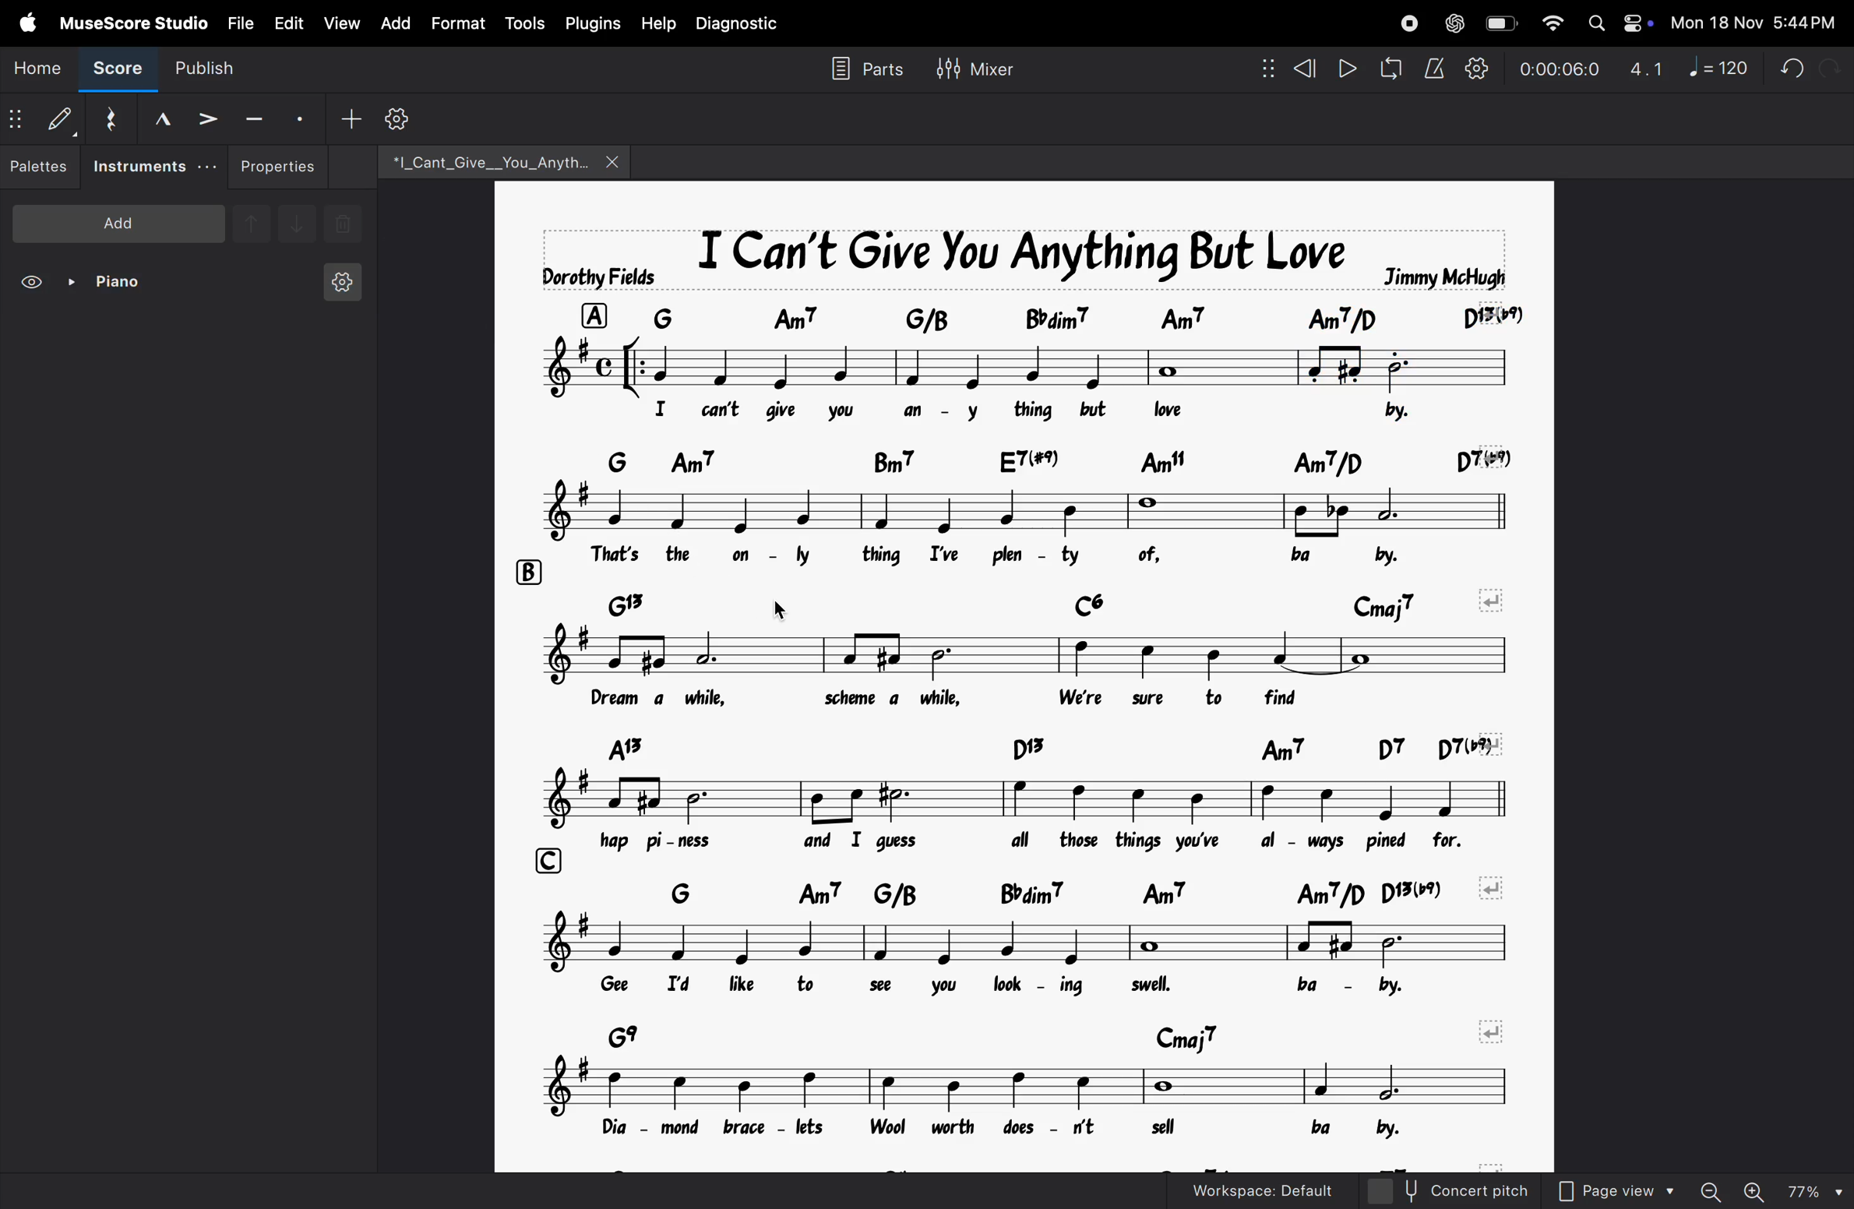  What do you see at coordinates (252, 229) in the screenshot?
I see `upnote` at bounding box center [252, 229].